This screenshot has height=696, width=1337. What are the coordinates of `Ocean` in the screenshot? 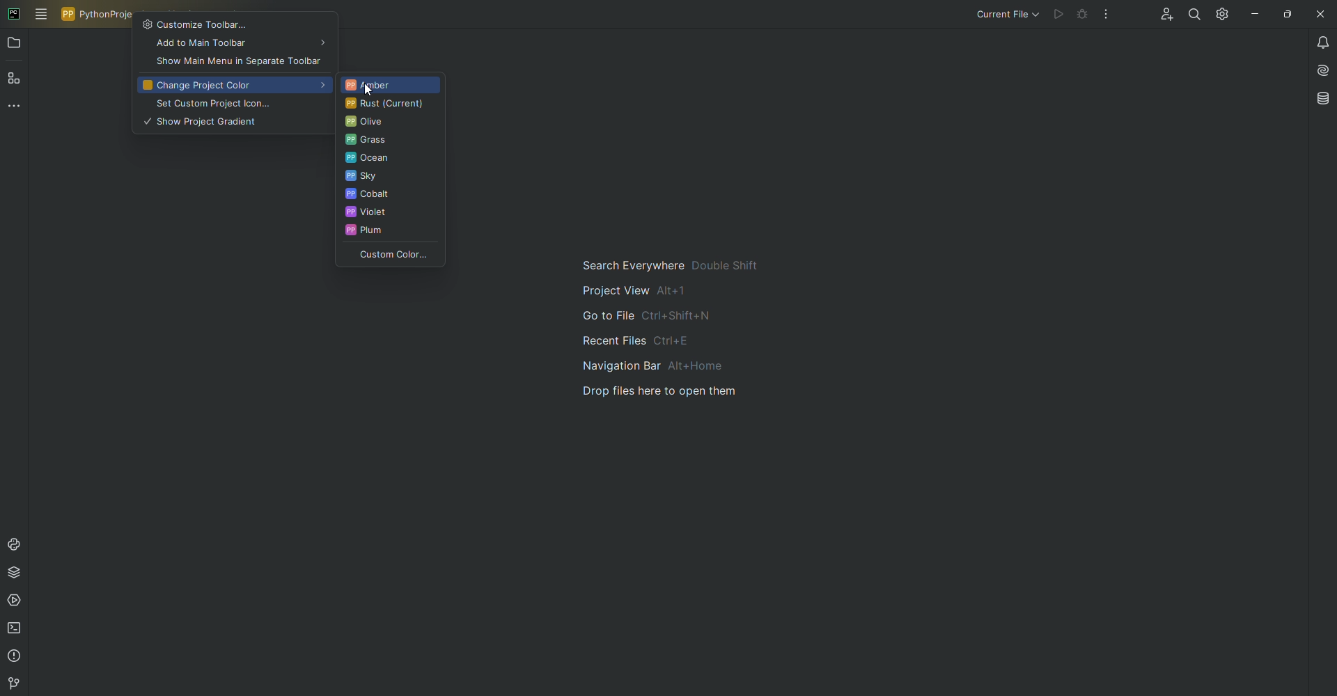 It's located at (392, 159).